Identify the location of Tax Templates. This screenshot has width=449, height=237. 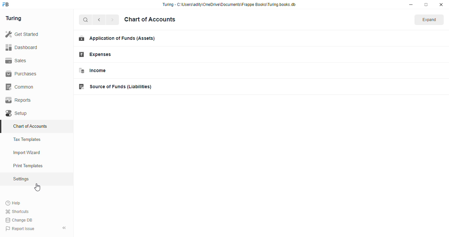
(30, 139).